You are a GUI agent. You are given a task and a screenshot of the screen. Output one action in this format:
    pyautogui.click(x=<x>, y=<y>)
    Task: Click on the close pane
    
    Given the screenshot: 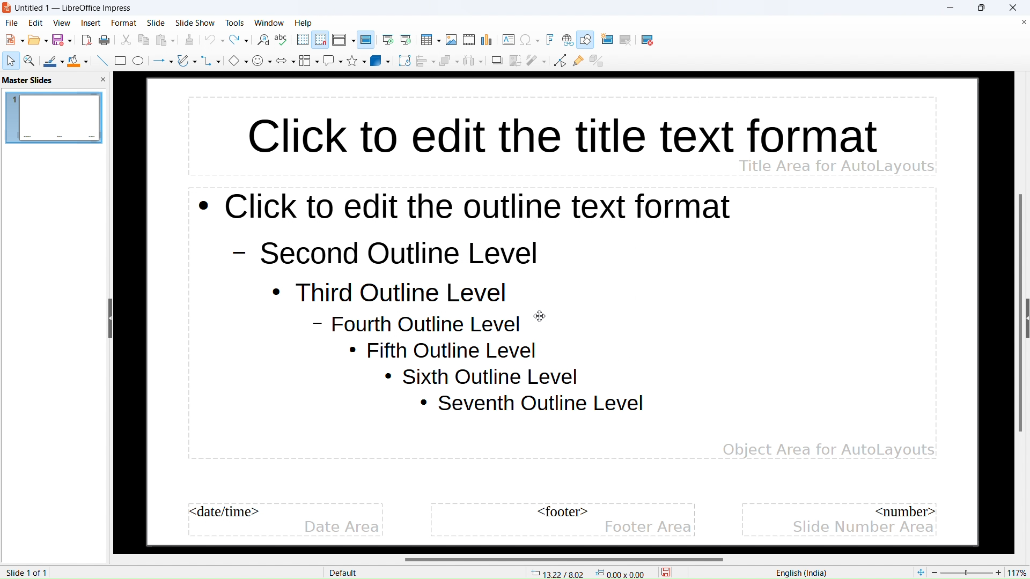 What is the action you would take?
    pyautogui.click(x=102, y=79)
    